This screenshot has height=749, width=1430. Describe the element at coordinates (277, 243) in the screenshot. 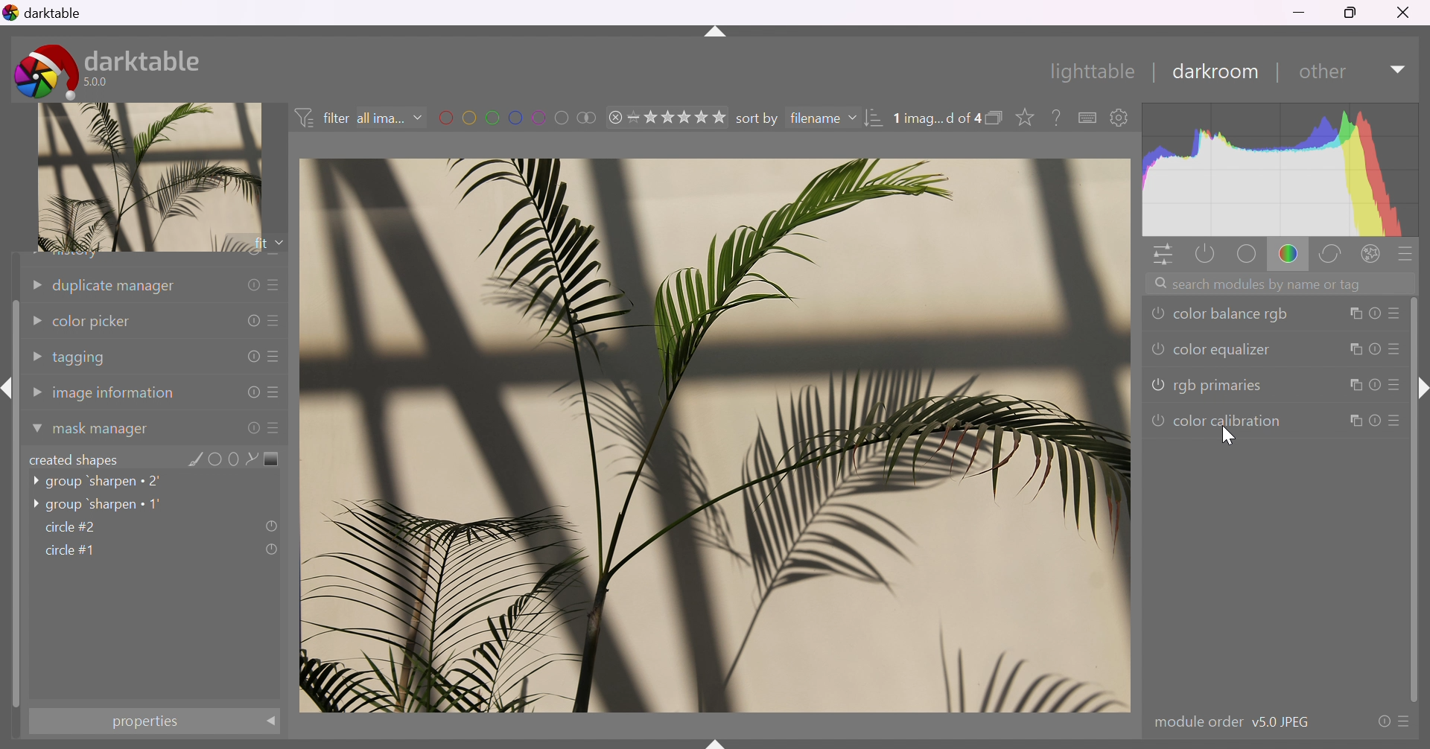

I see `drop down` at that location.